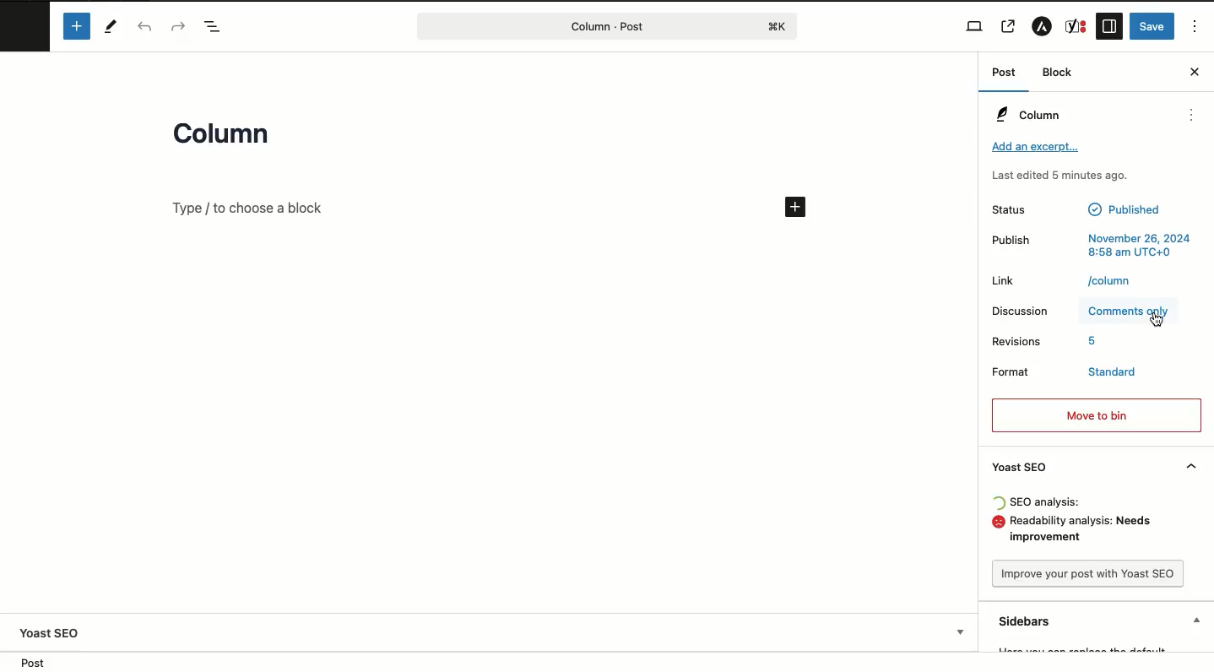  I want to click on command+K, so click(778, 27).